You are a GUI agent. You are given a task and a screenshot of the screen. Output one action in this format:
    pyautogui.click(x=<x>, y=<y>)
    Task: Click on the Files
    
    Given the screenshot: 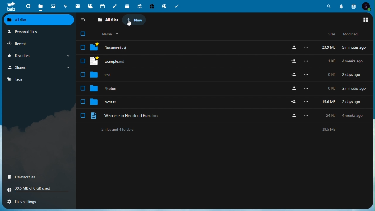 What is the action you would take?
    pyautogui.click(x=229, y=75)
    